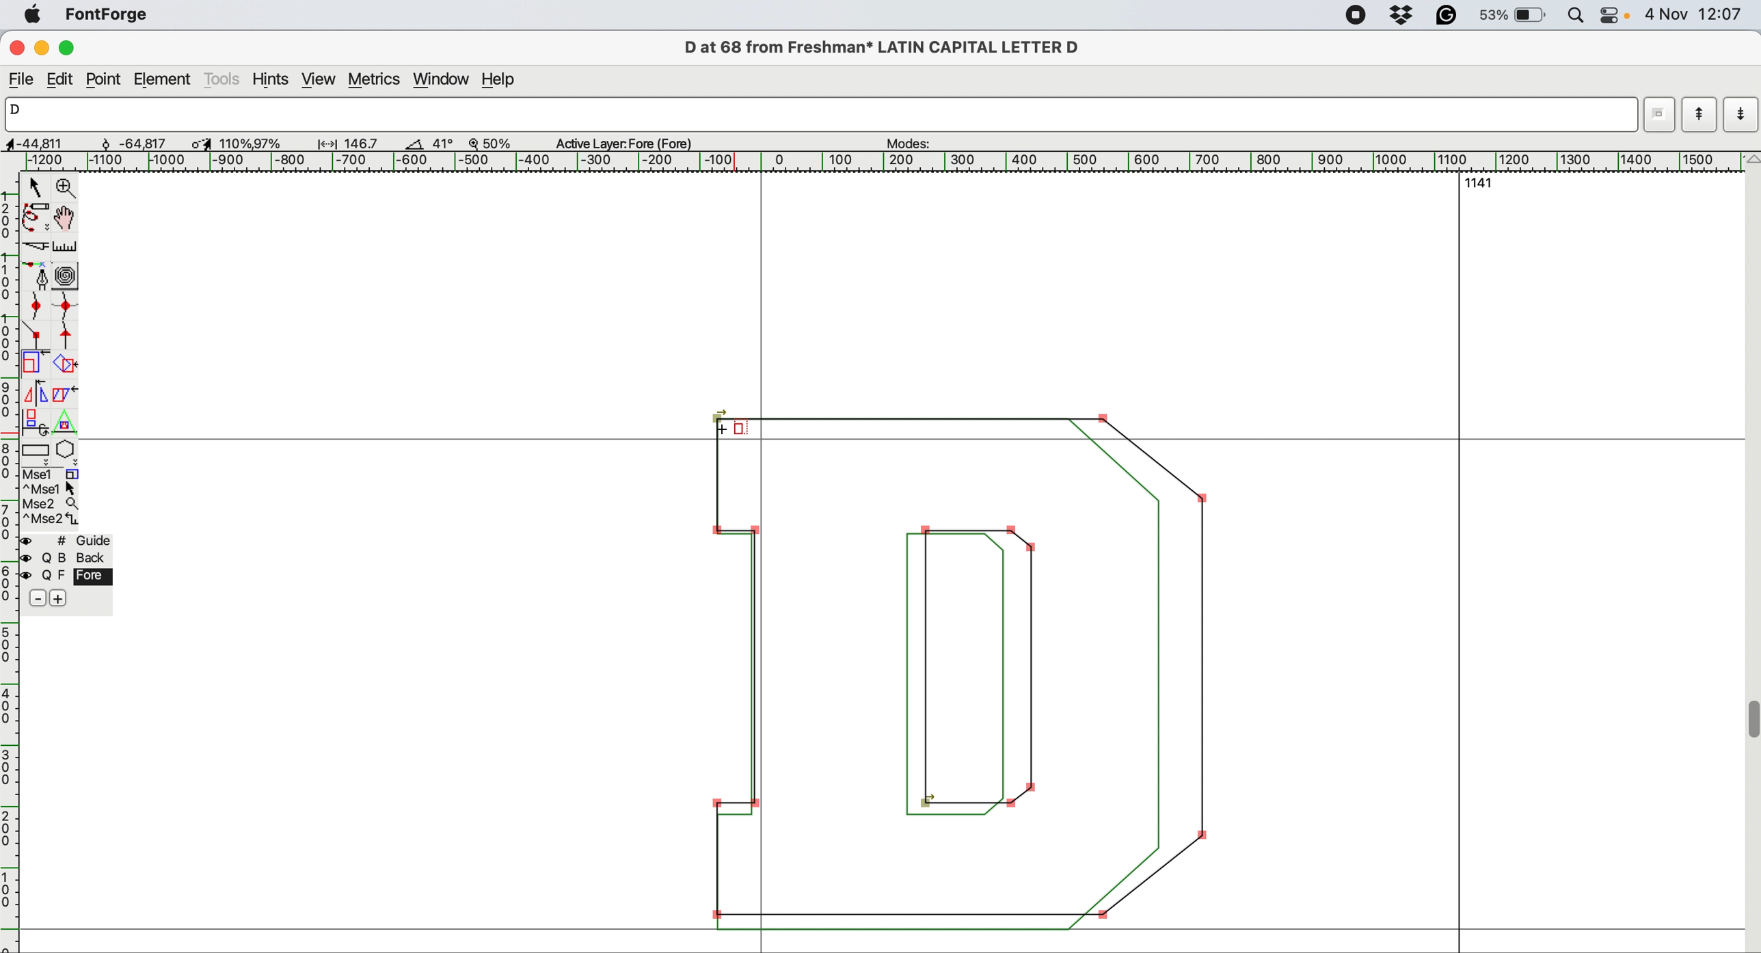 This screenshot has height=953, width=1761. What do you see at coordinates (33, 422) in the screenshot?
I see `rotate selection in 3d` at bounding box center [33, 422].